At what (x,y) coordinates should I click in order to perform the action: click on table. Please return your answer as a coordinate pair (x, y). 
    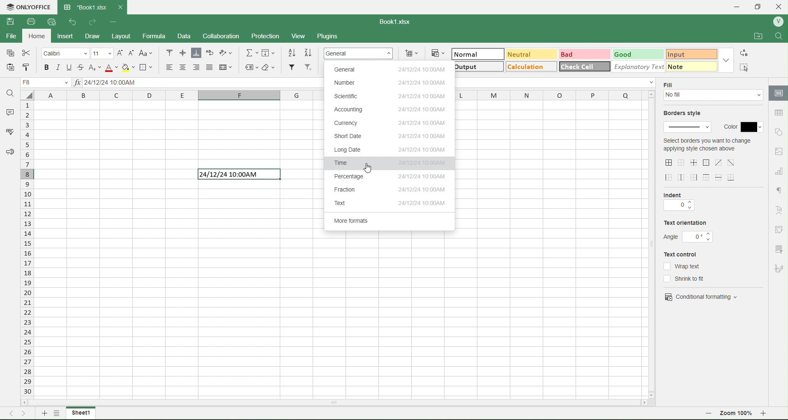
    Looking at the image, I should click on (778, 113).